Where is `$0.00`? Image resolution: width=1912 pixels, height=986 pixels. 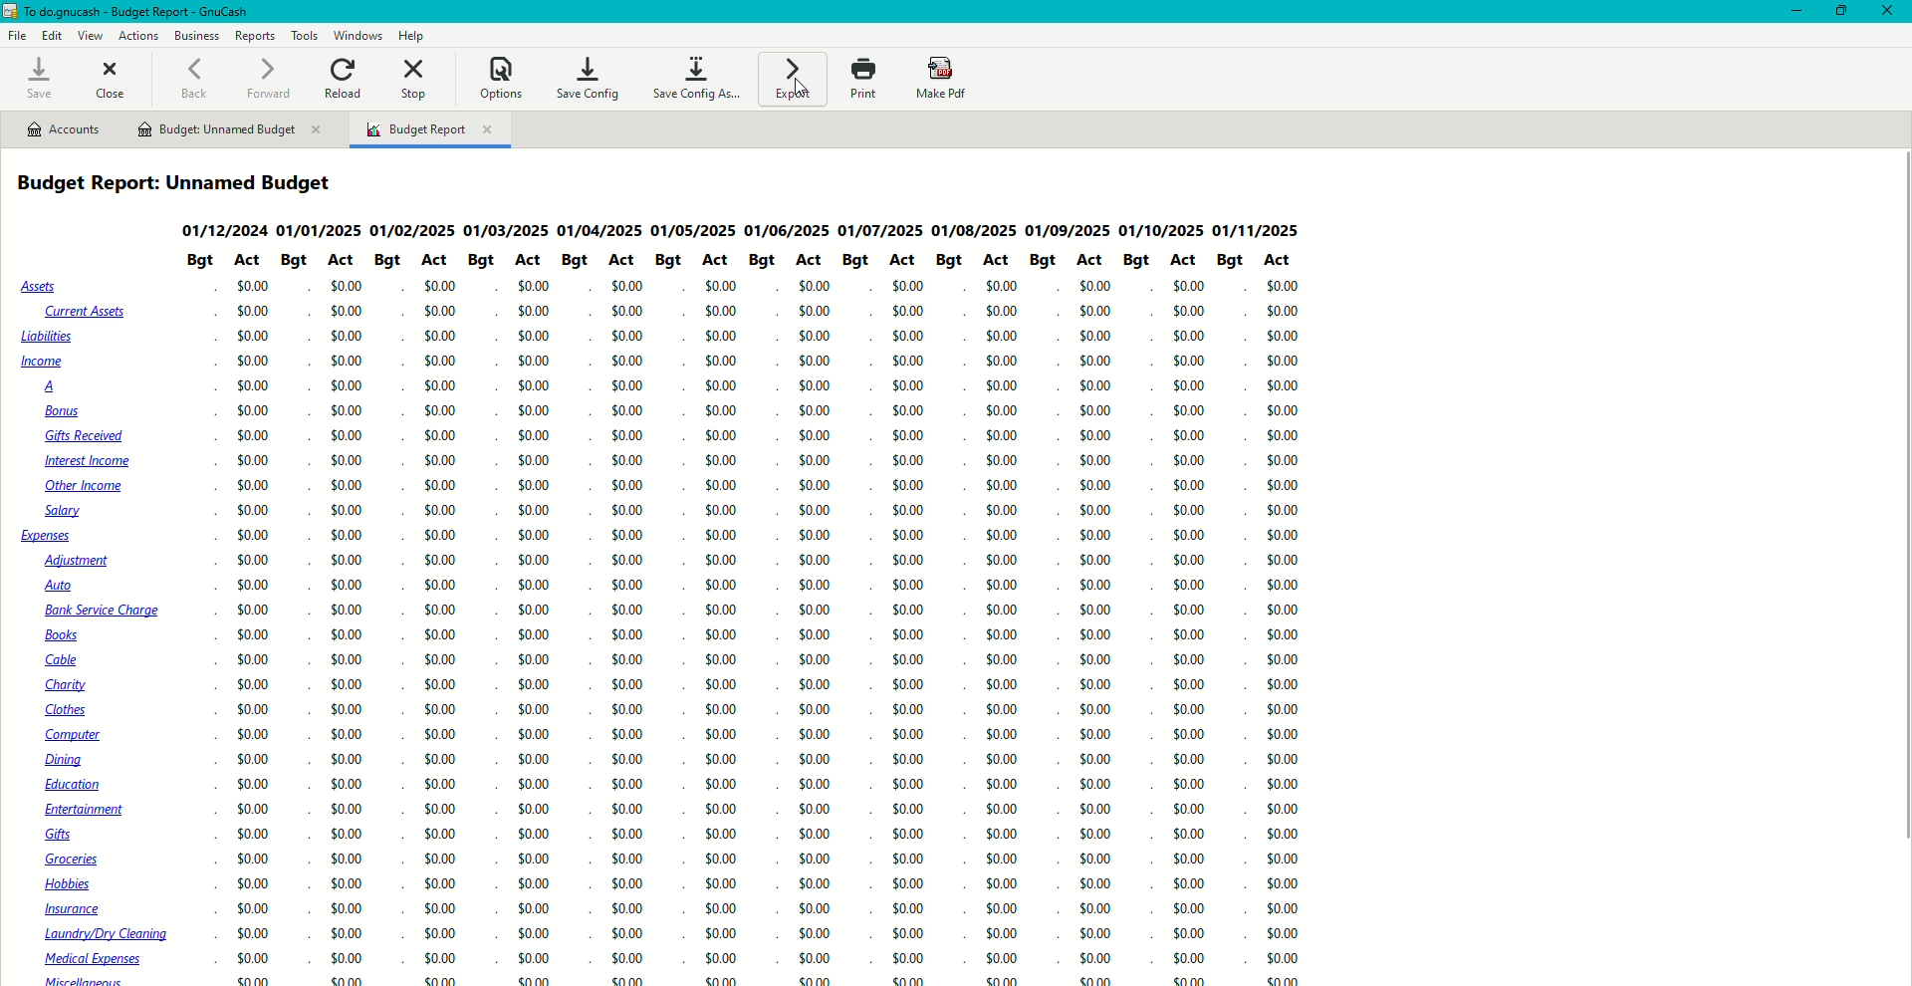 $0.00 is located at coordinates (629, 286).